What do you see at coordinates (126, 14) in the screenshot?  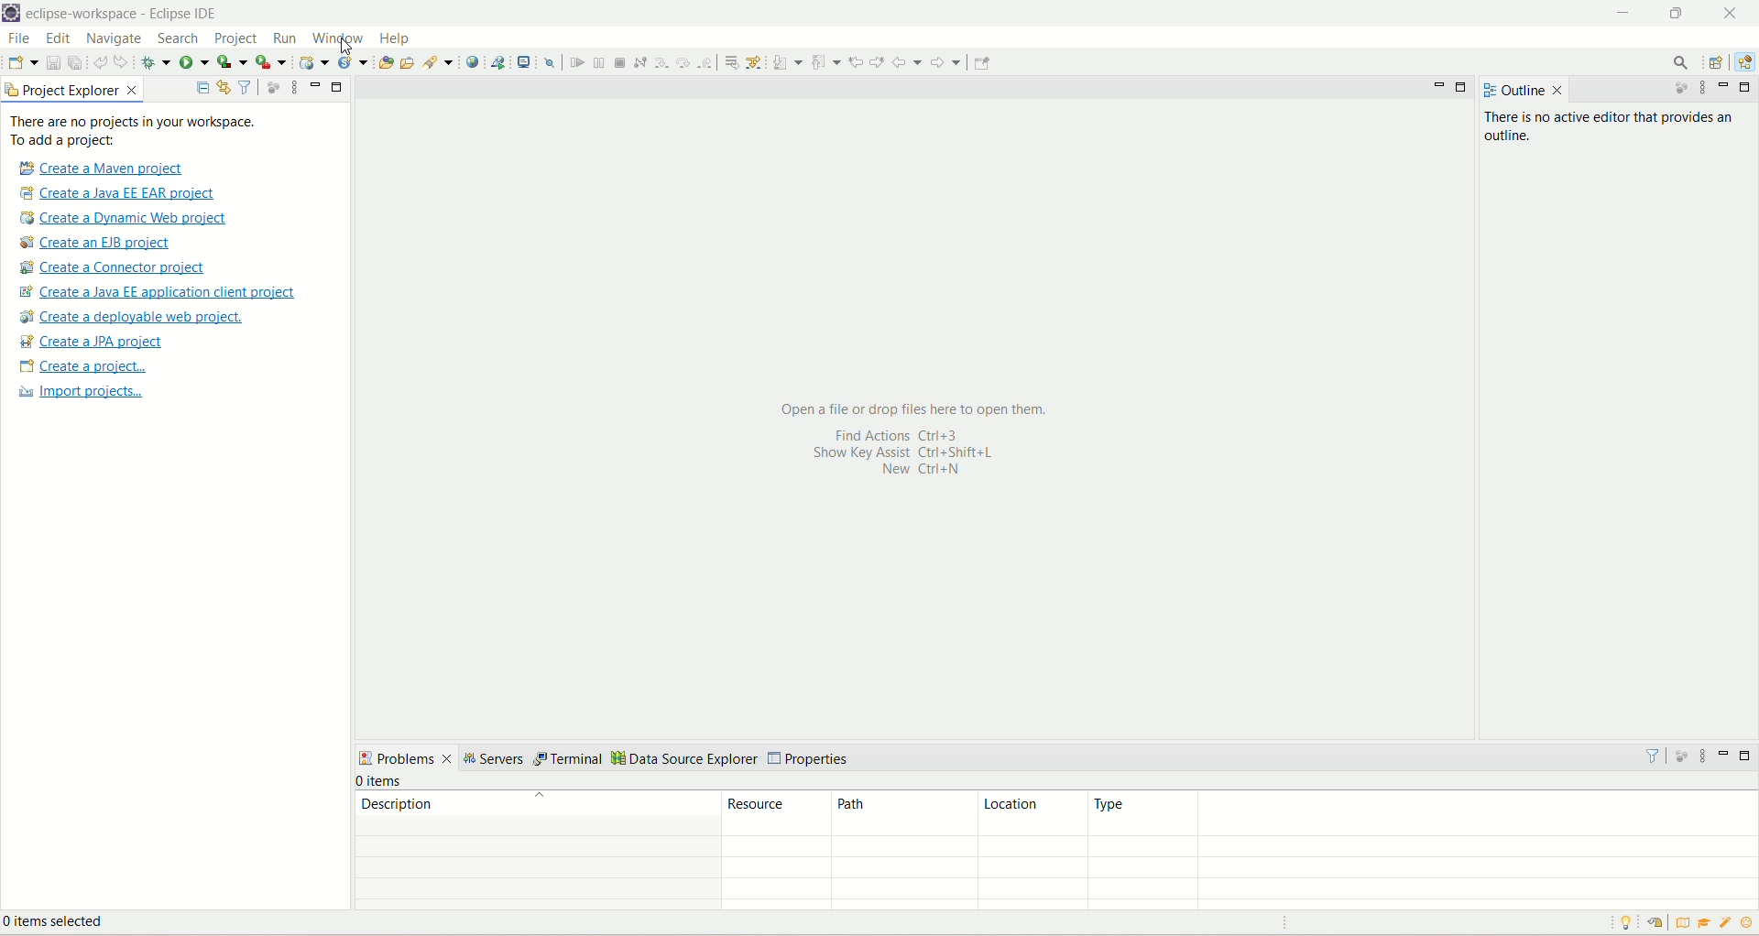 I see `eclipse workspace-Eclipse IDE` at bounding box center [126, 14].